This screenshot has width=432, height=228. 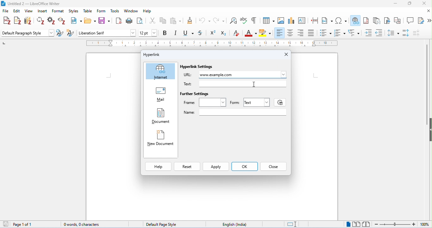 I want to click on window, so click(x=131, y=11).